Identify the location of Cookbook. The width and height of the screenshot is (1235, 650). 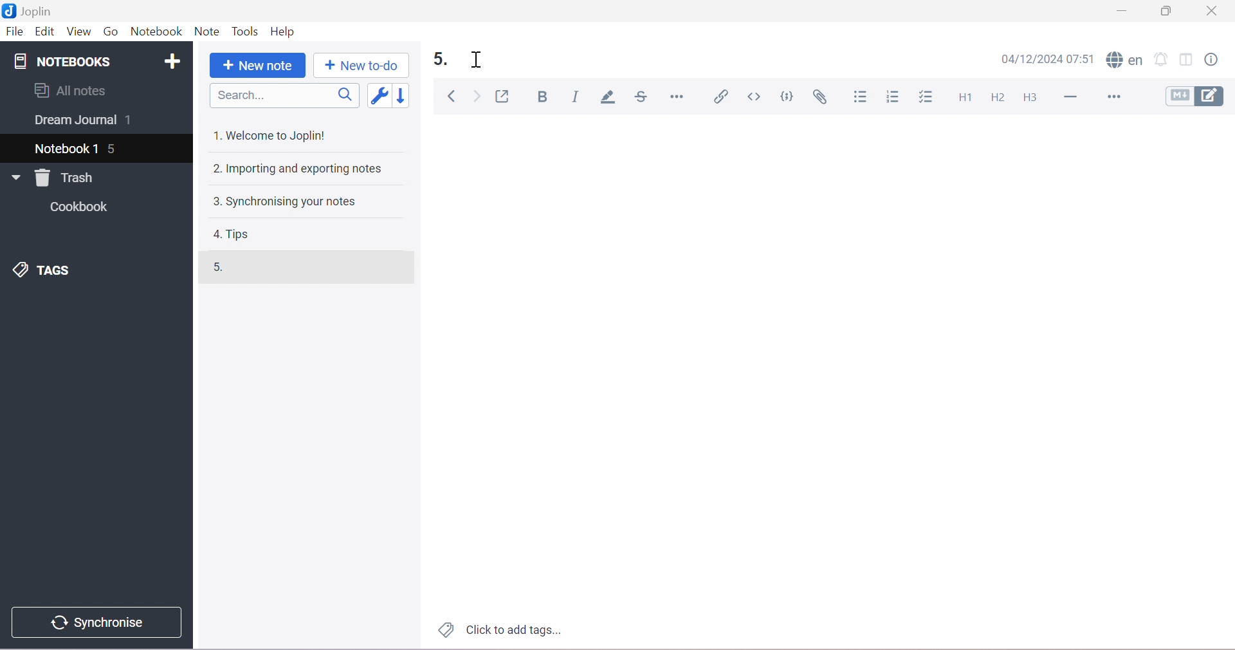
(82, 209).